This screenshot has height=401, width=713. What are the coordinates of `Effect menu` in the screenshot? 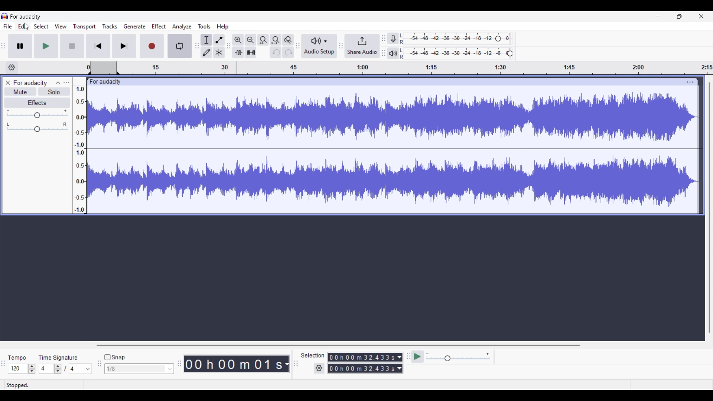 It's located at (159, 26).